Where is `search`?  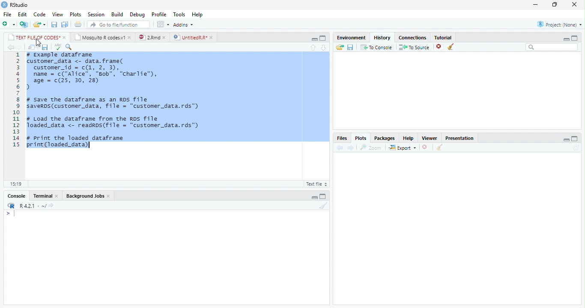 search is located at coordinates (69, 47).